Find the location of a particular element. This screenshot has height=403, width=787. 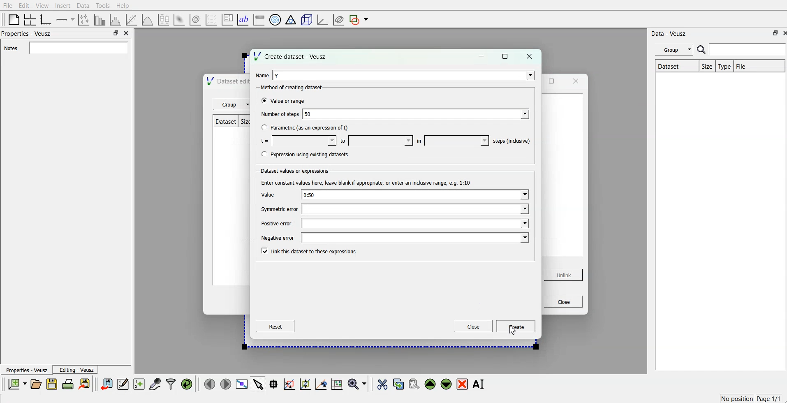

Dataset values or expressions is located at coordinates (296, 170).